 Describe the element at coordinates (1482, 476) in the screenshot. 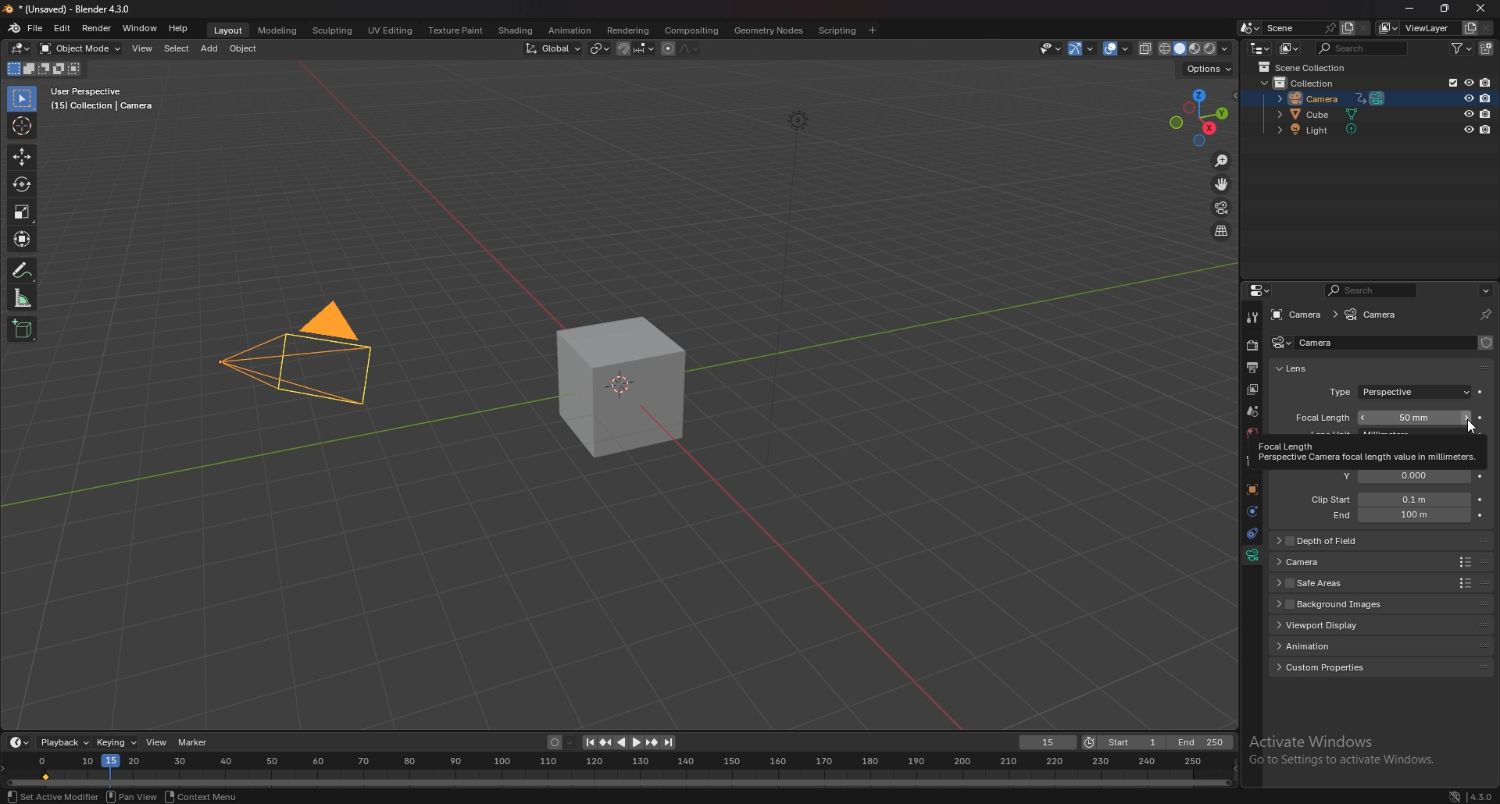

I see `animate property` at that location.